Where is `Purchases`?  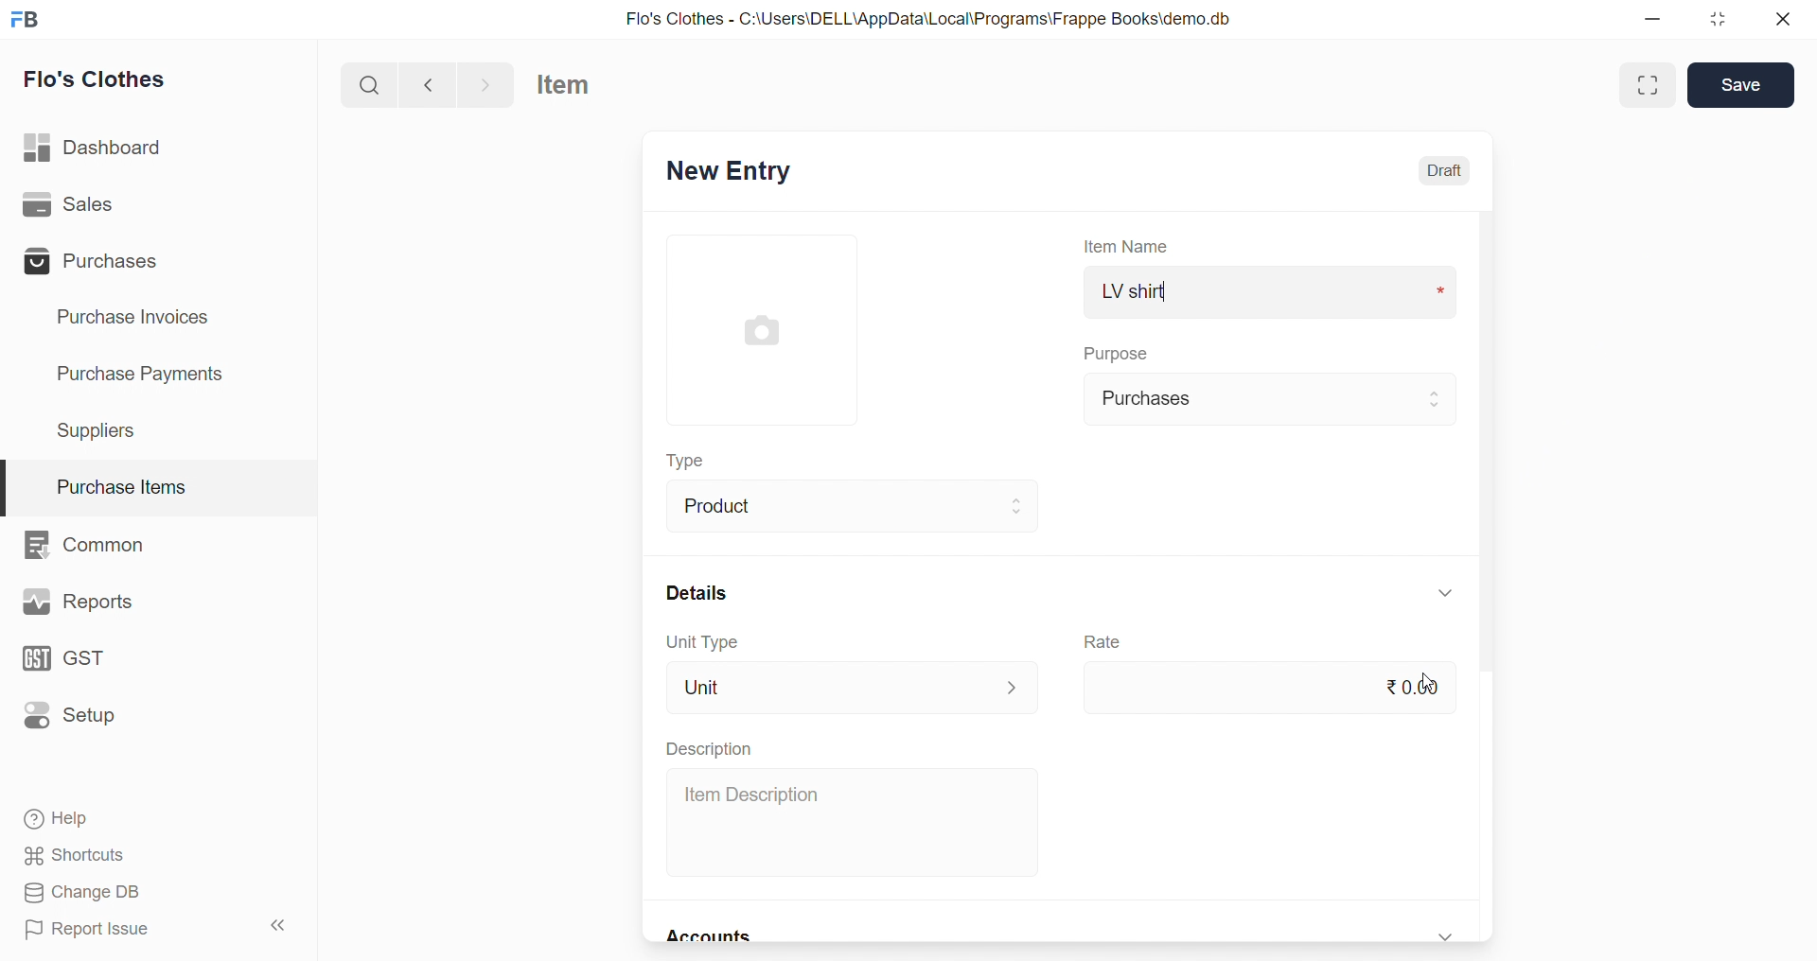 Purchases is located at coordinates (97, 261).